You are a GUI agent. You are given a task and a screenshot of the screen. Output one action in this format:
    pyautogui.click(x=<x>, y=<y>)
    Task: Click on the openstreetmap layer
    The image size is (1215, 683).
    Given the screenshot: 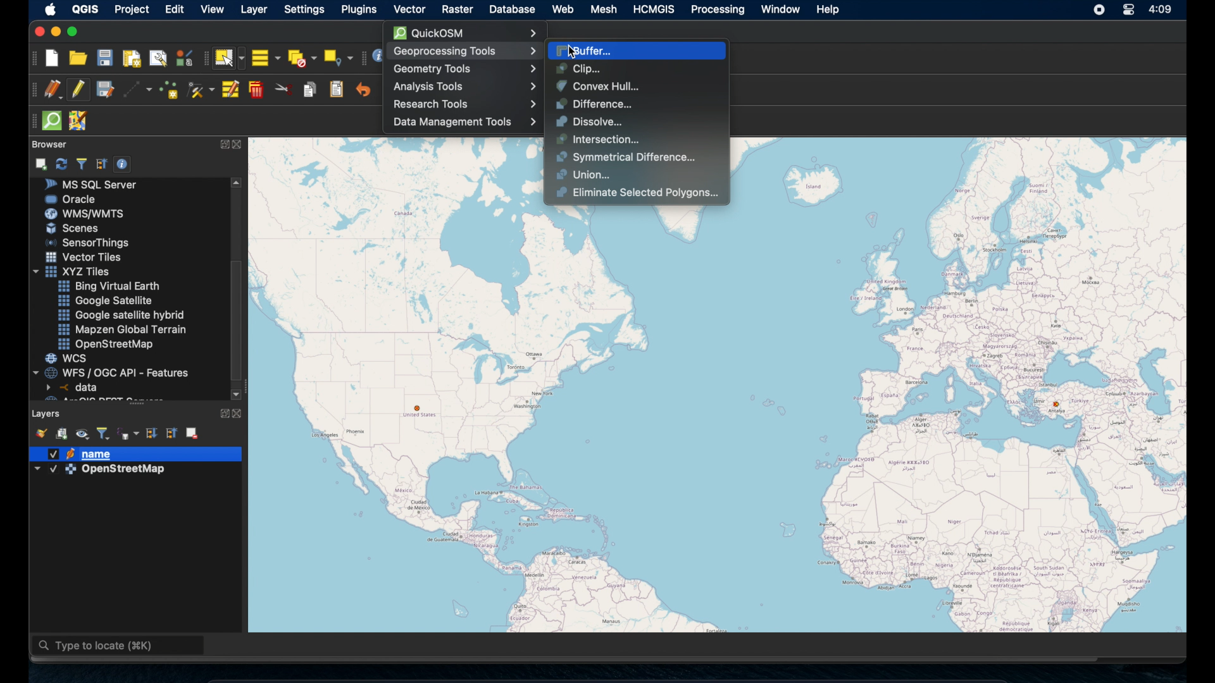 What is the action you would take?
    pyautogui.click(x=101, y=472)
    